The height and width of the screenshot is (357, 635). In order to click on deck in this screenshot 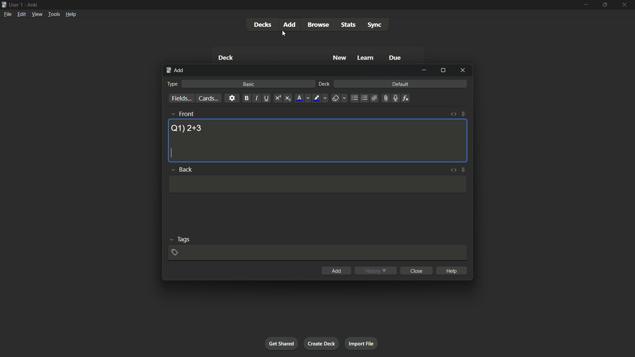, I will do `click(226, 59)`.